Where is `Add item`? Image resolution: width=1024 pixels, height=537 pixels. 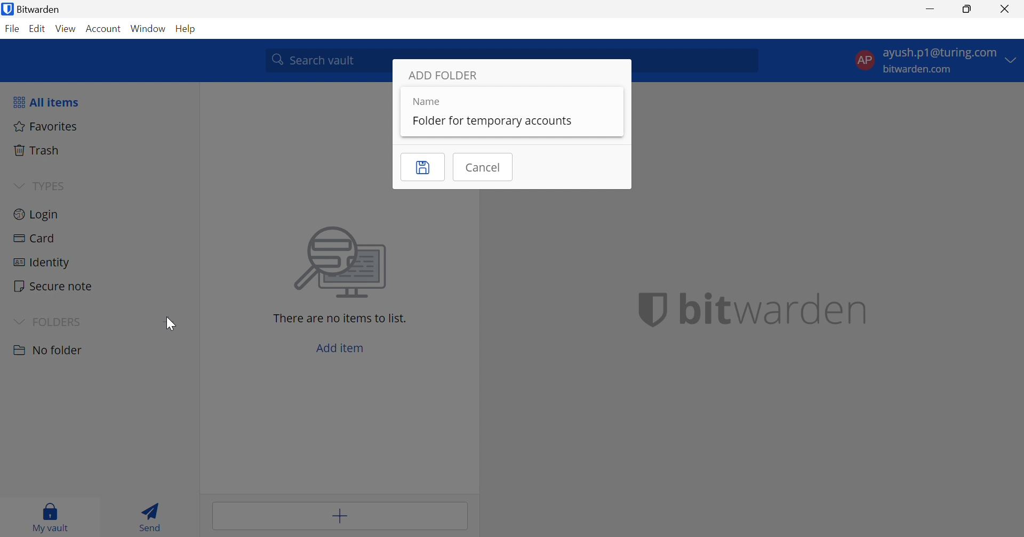
Add item is located at coordinates (340, 515).